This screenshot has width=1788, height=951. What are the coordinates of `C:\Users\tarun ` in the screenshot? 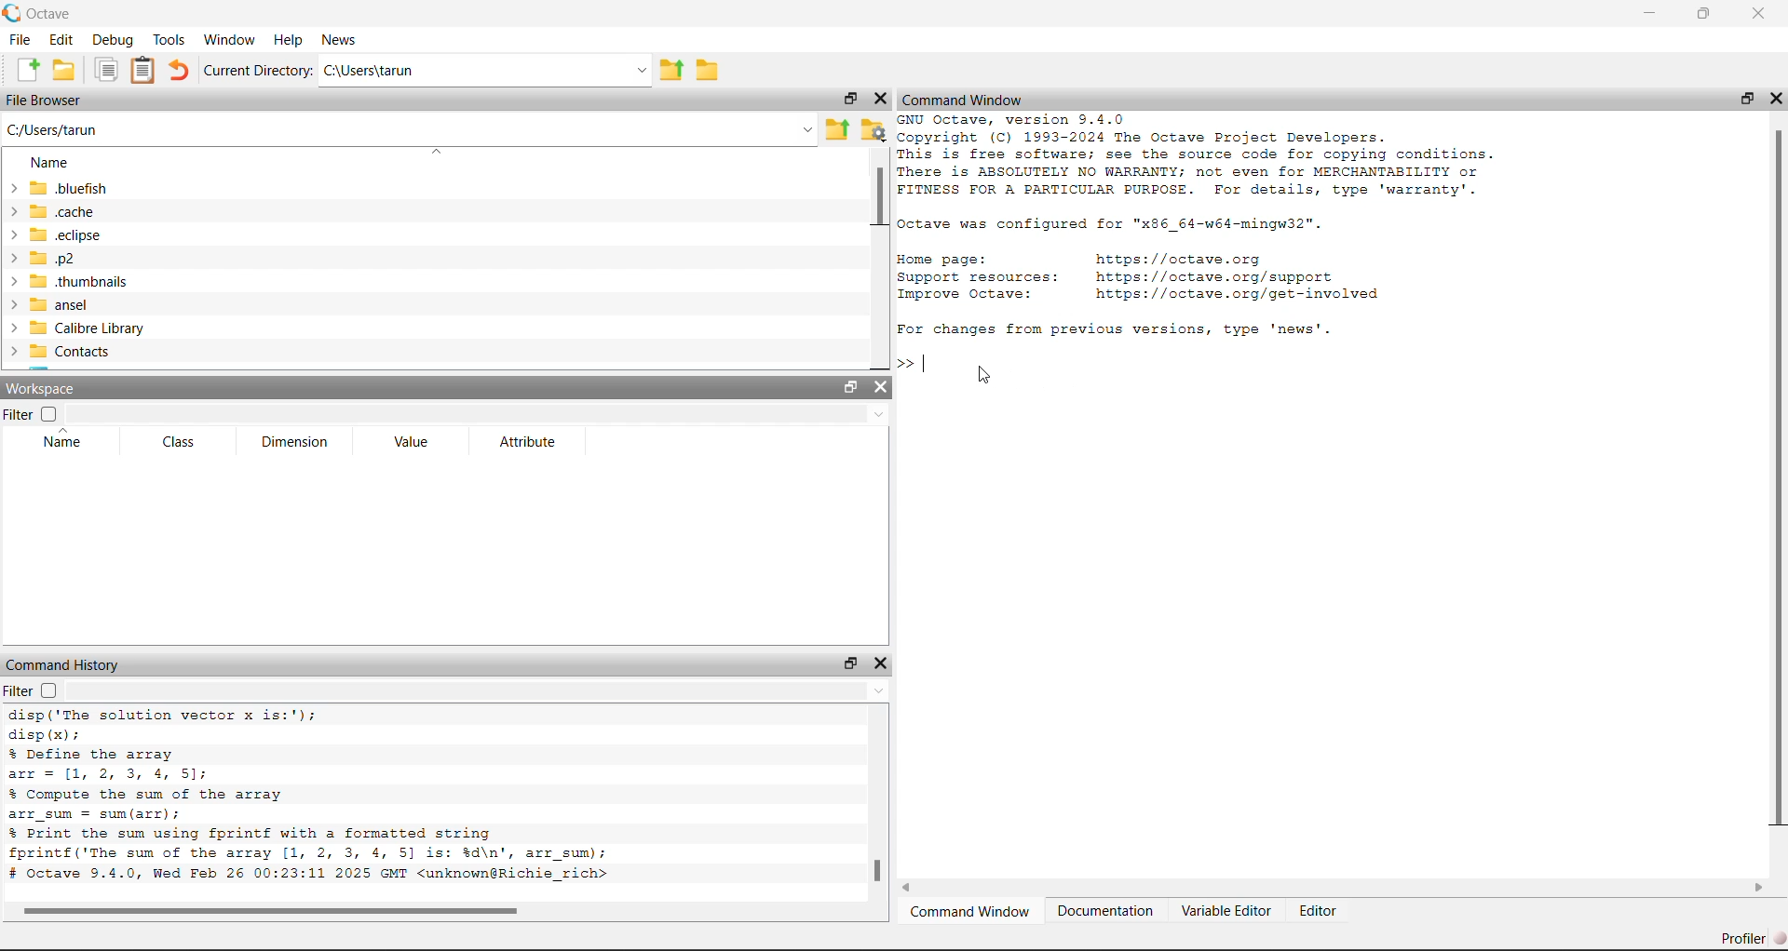 It's located at (488, 72).